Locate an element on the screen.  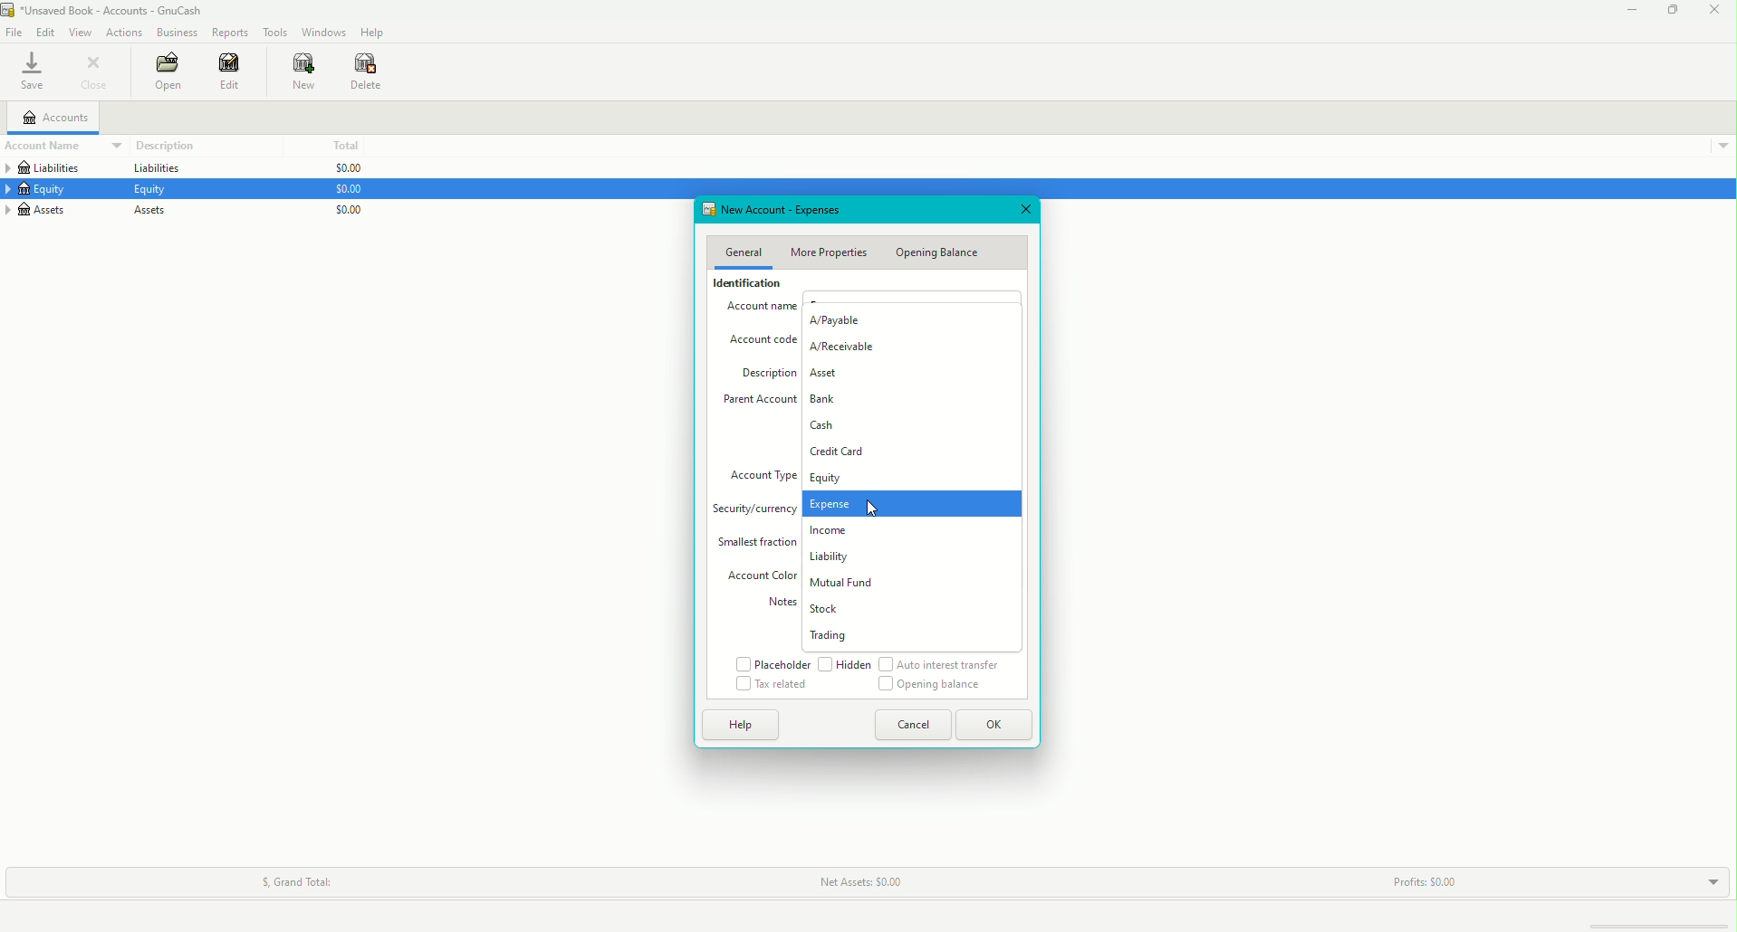
Hidden is located at coordinates (846, 665).